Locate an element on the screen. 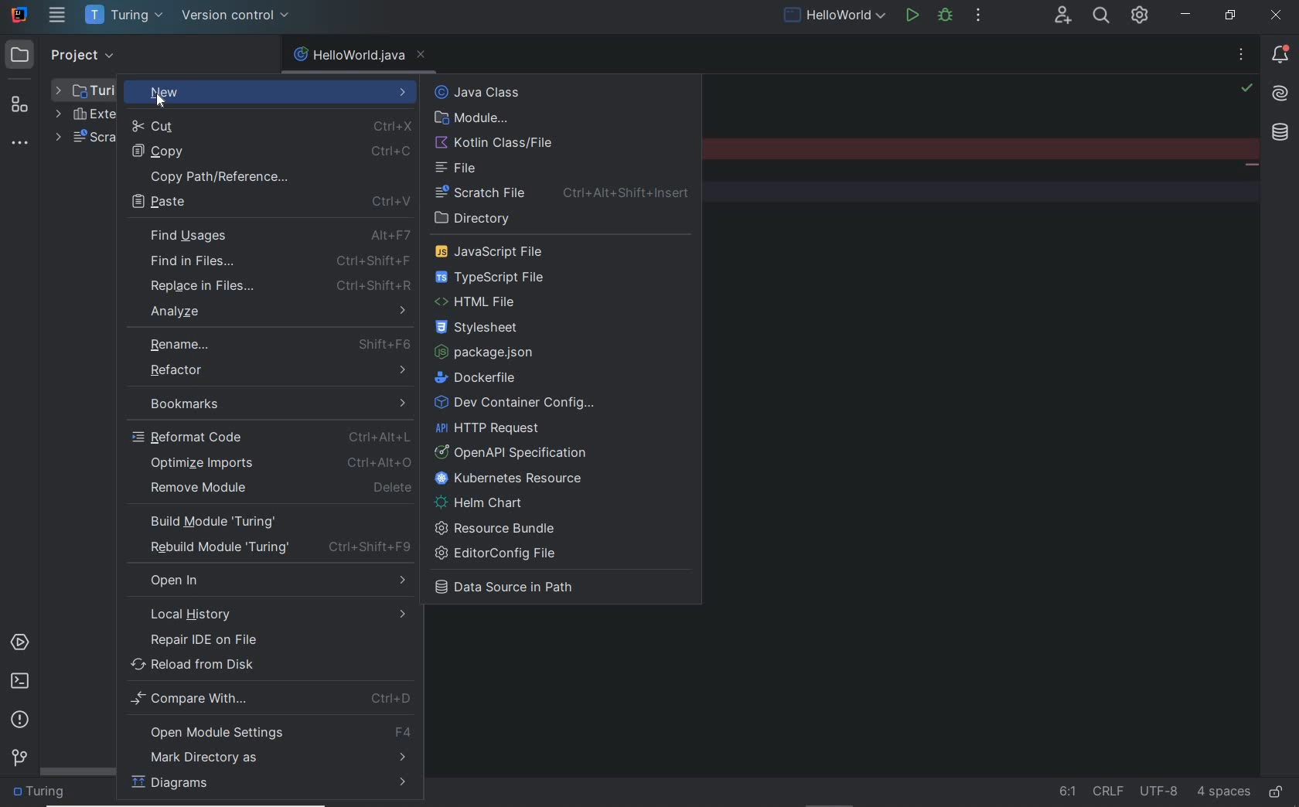  StyleSheet is located at coordinates (484, 329).